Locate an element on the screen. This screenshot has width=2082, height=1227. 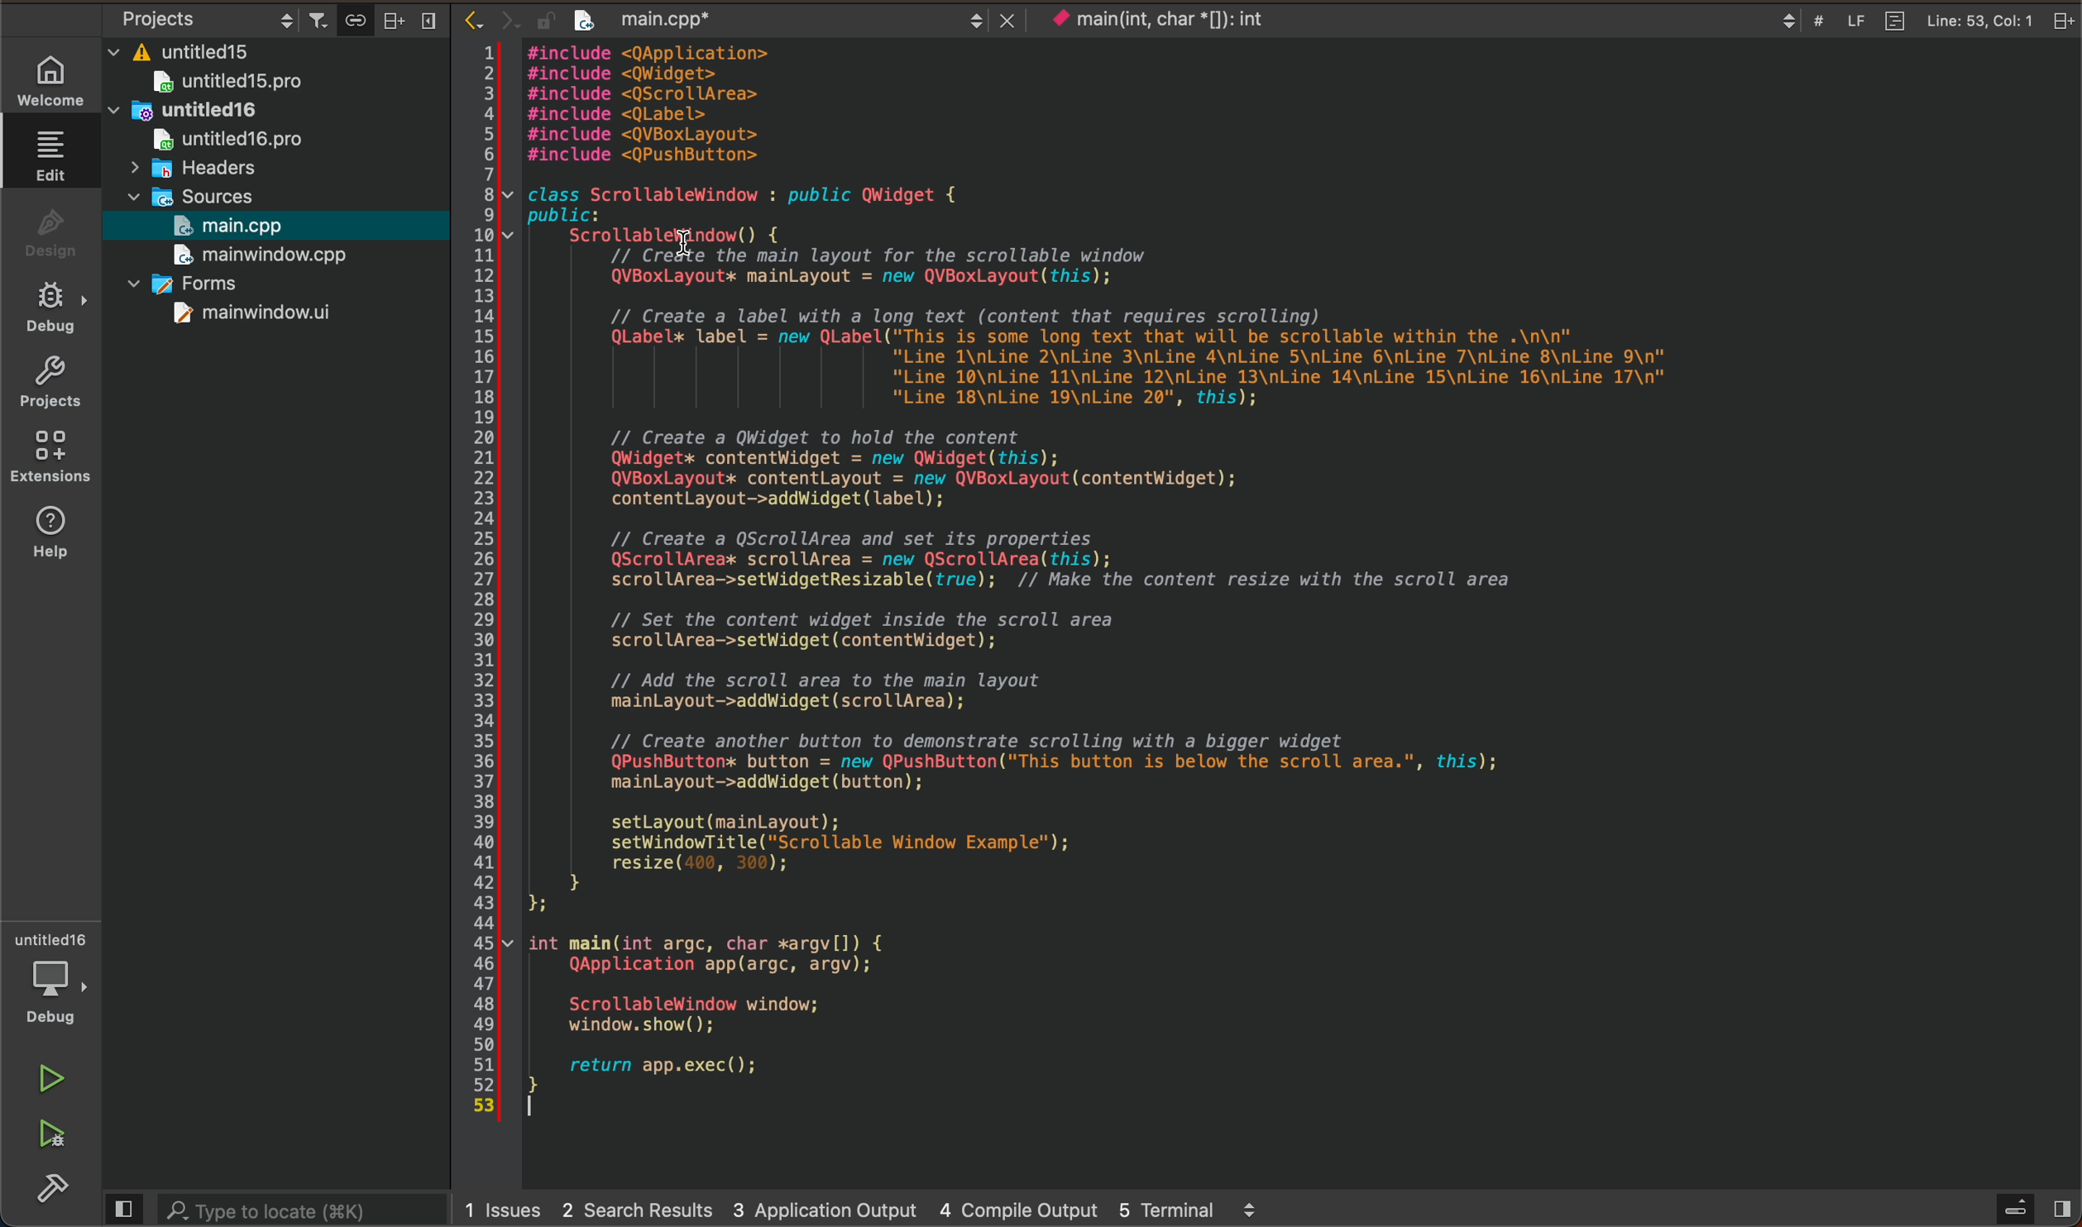
sources is located at coordinates (205, 194).